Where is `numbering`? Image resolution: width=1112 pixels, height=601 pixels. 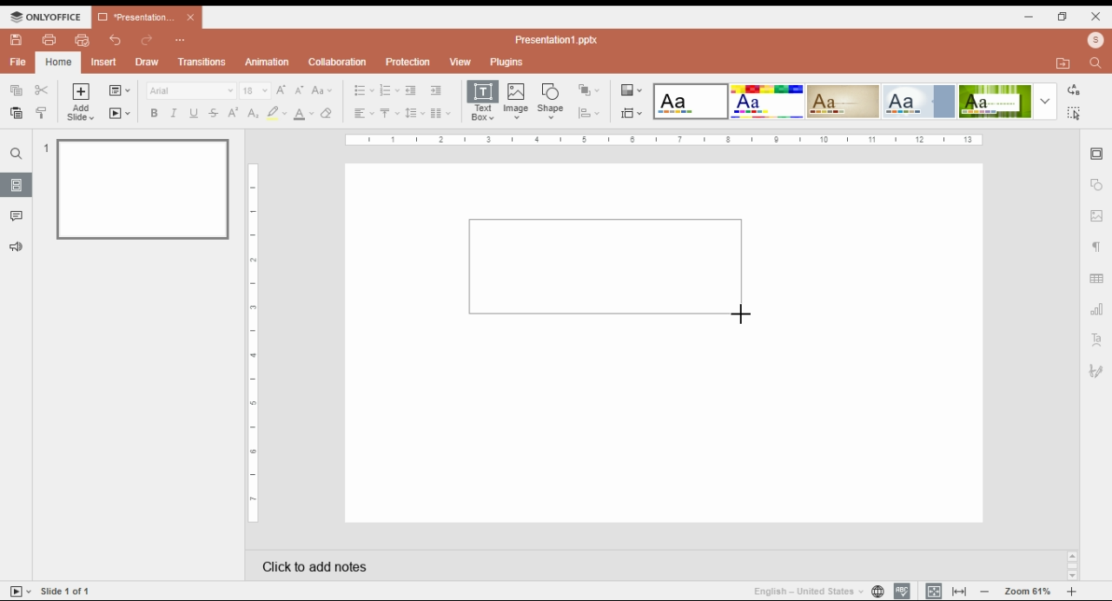
numbering is located at coordinates (389, 90).